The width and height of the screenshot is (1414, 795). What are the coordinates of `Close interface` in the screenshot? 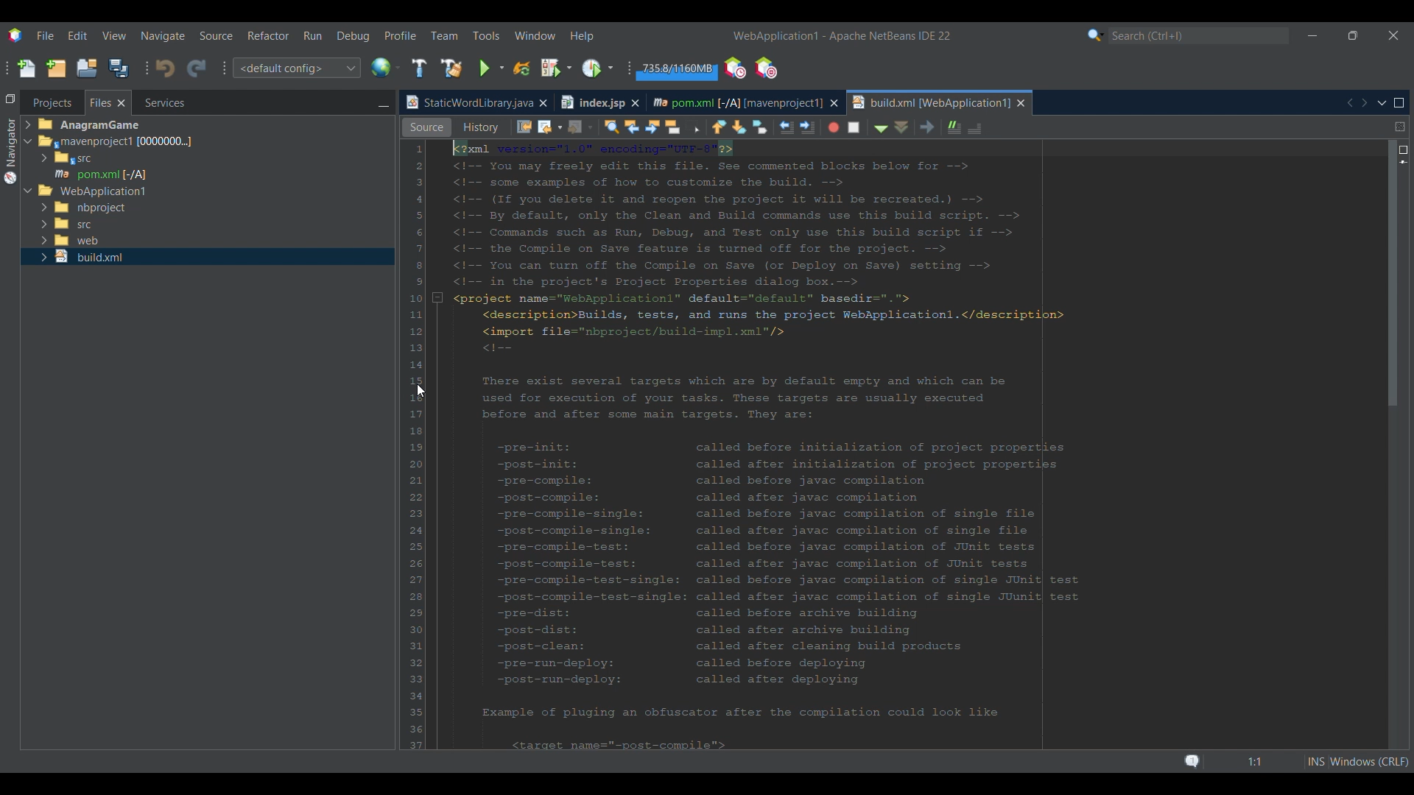 It's located at (1394, 35).